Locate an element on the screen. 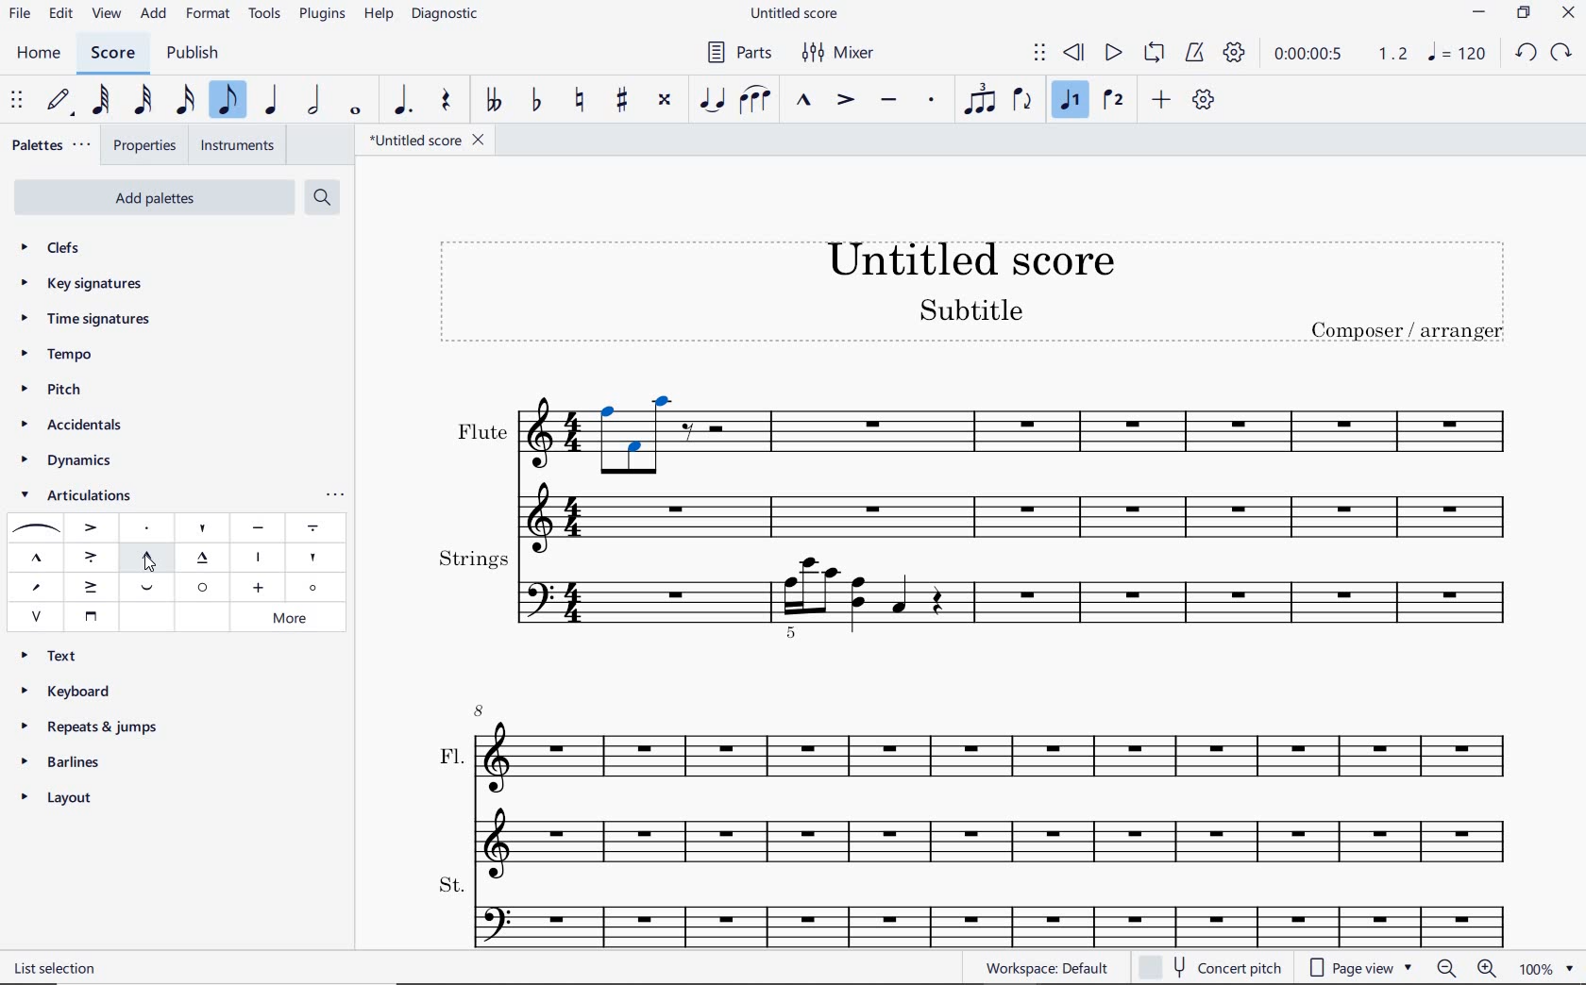 The image size is (1586, 985). TOGGLE DOUBLE-FLAT is located at coordinates (494, 101).